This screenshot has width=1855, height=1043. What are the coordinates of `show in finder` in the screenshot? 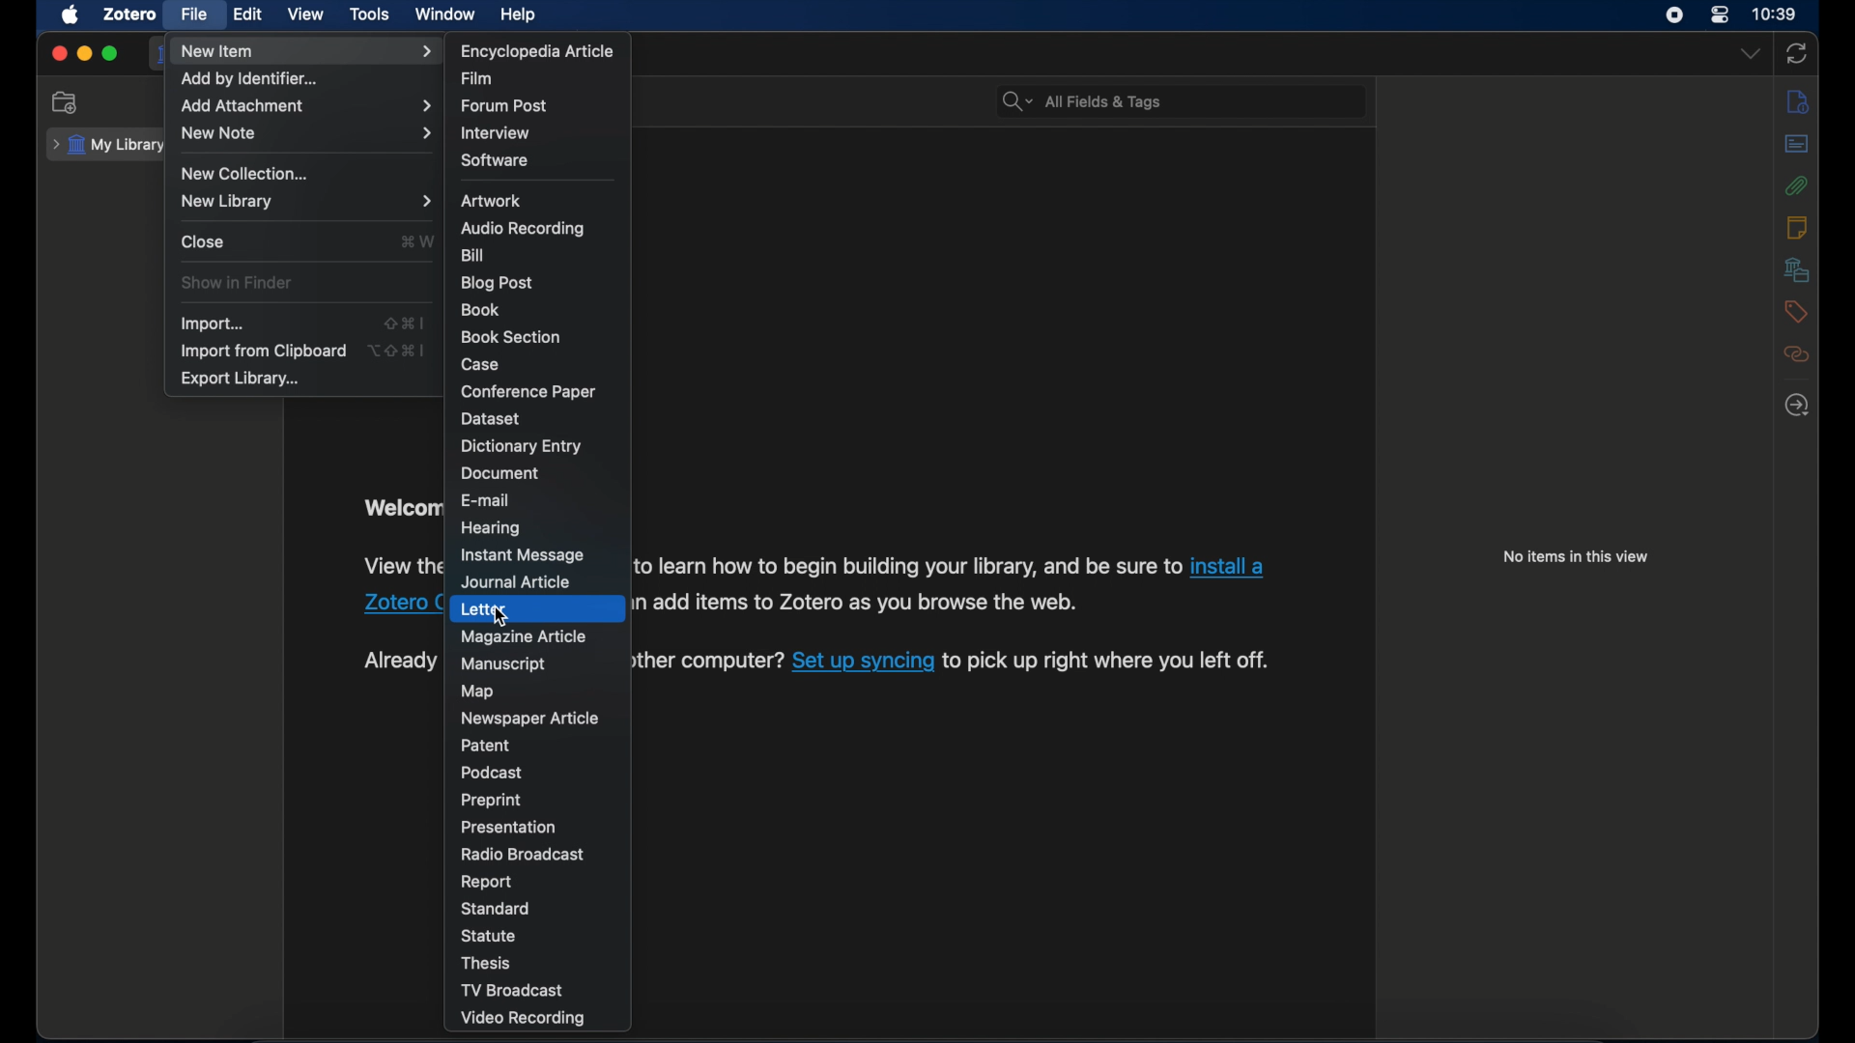 It's located at (238, 283).